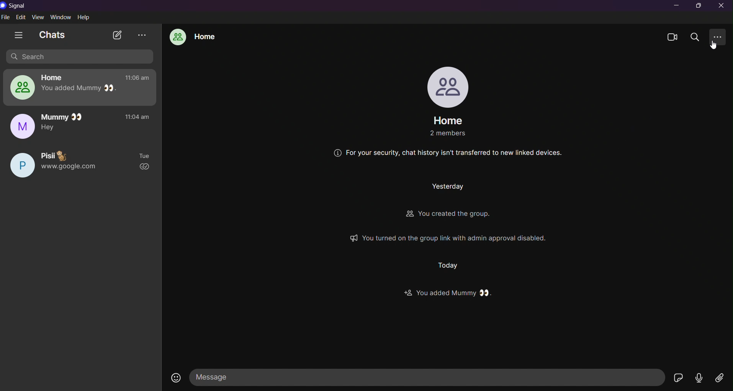  What do you see at coordinates (697, 377) in the screenshot?
I see `voice message` at bounding box center [697, 377].